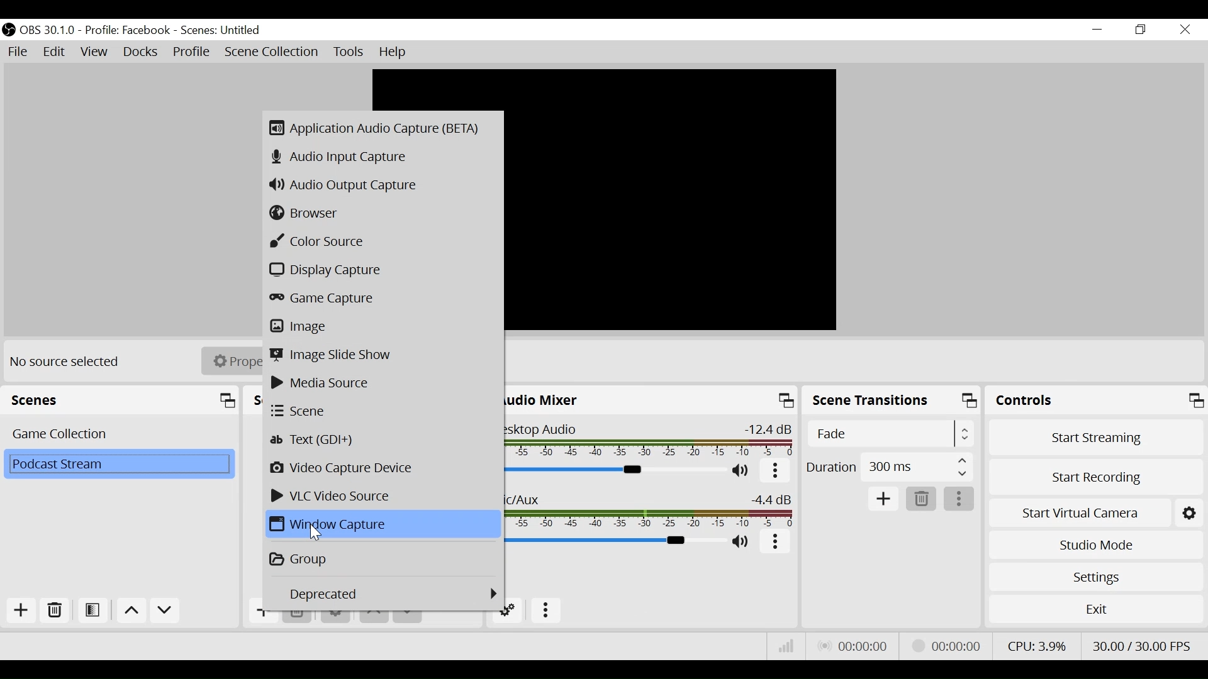  What do you see at coordinates (674, 200) in the screenshot?
I see `Preview` at bounding box center [674, 200].